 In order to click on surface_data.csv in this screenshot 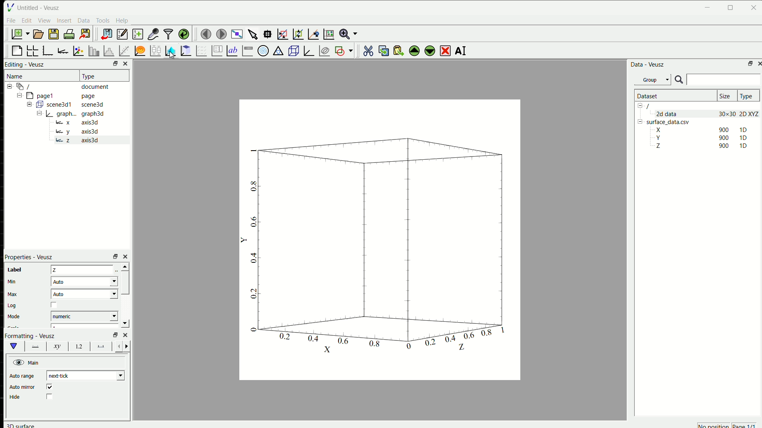, I will do `click(669, 122)`.